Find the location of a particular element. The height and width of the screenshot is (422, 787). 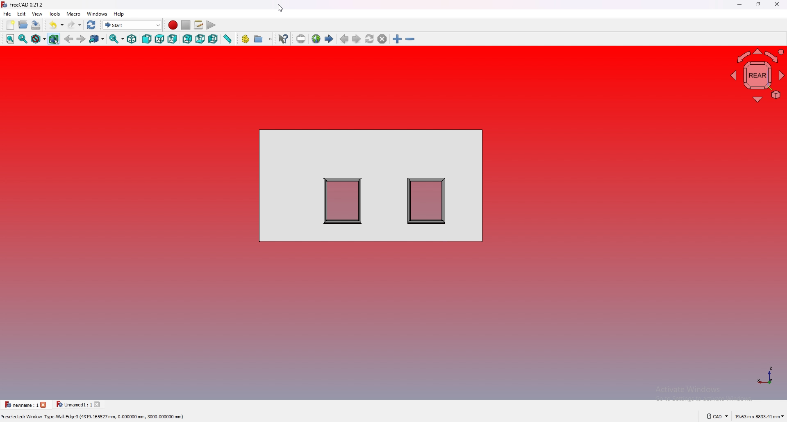

undo is located at coordinates (57, 25).